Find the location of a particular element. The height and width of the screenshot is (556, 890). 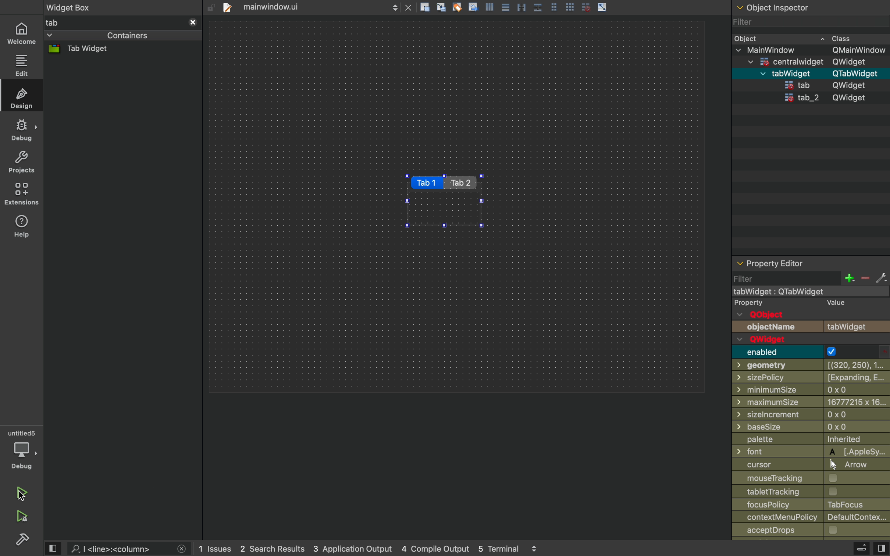

focuspolicy is located at coordinates (812, 505).